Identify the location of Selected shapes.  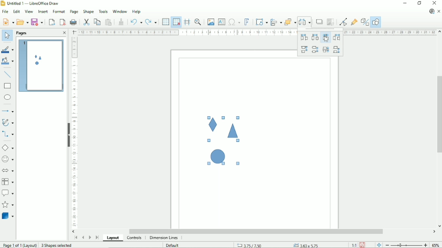
(219, 142).